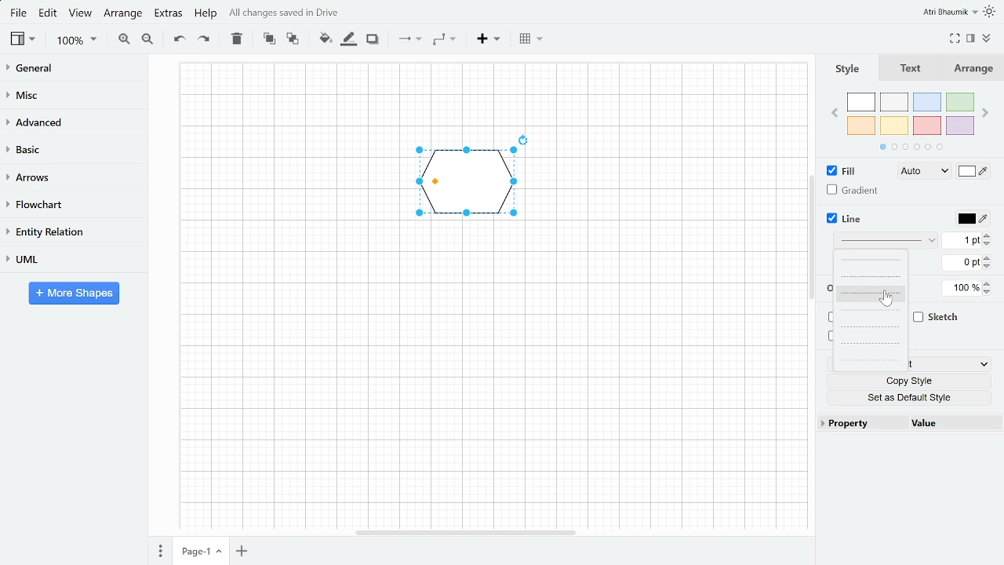  Describe the element at coordinates (407, 42) in the screenshot. I see `Connection` at that location.